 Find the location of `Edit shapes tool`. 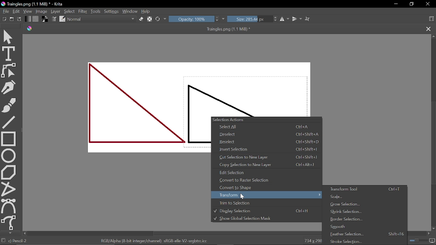

Edit shapes tool is located at coordinates (9, 70).